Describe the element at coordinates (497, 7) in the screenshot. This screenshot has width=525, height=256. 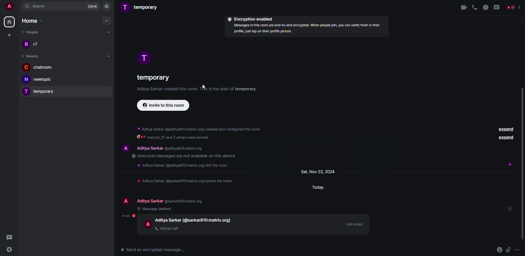
I see `threads` at that location.